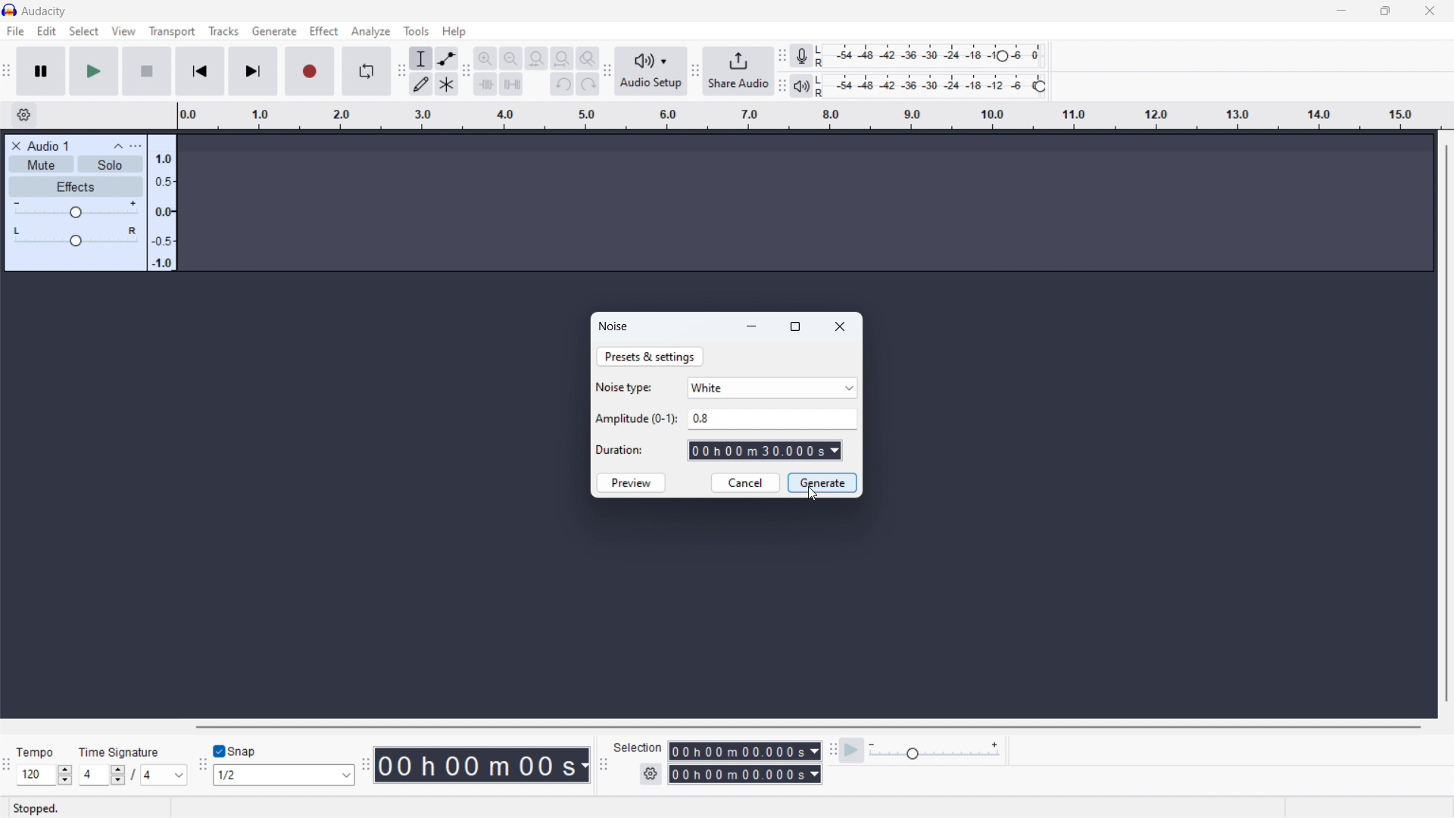 Image resolution: width=1454 pixels, height=818 pixels. Describe the element at coordinates (622, 450) in the screenshot. I see `duration` at that location.